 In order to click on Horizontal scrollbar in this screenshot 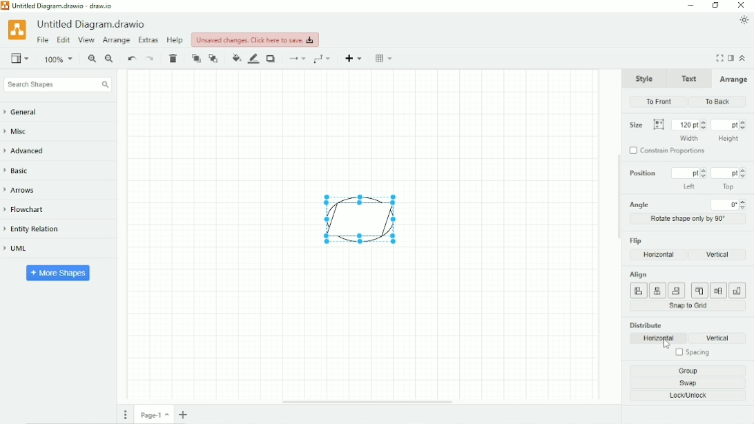, I will do `click(367, 402)`.